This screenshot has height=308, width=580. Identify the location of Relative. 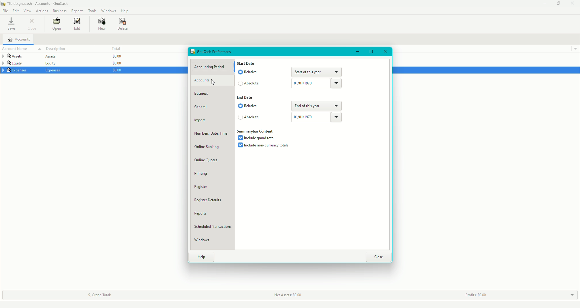
(249, 72).